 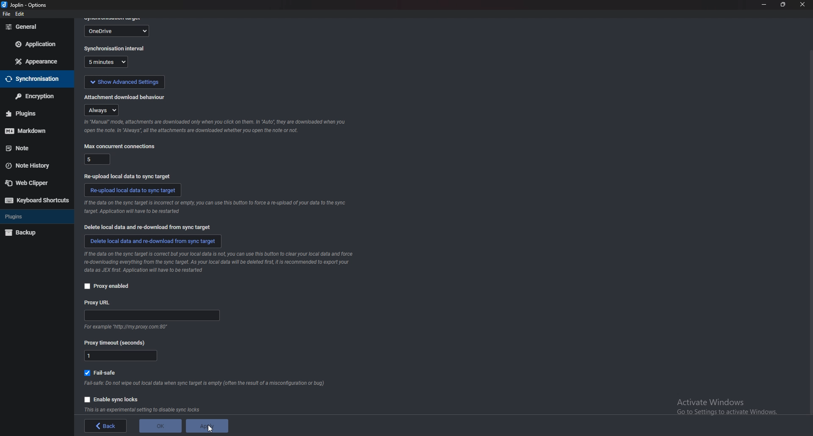 What do you see at coordinates (34, 97) in the screenshot?
I see `encryption` at bounding box center [34, 97].